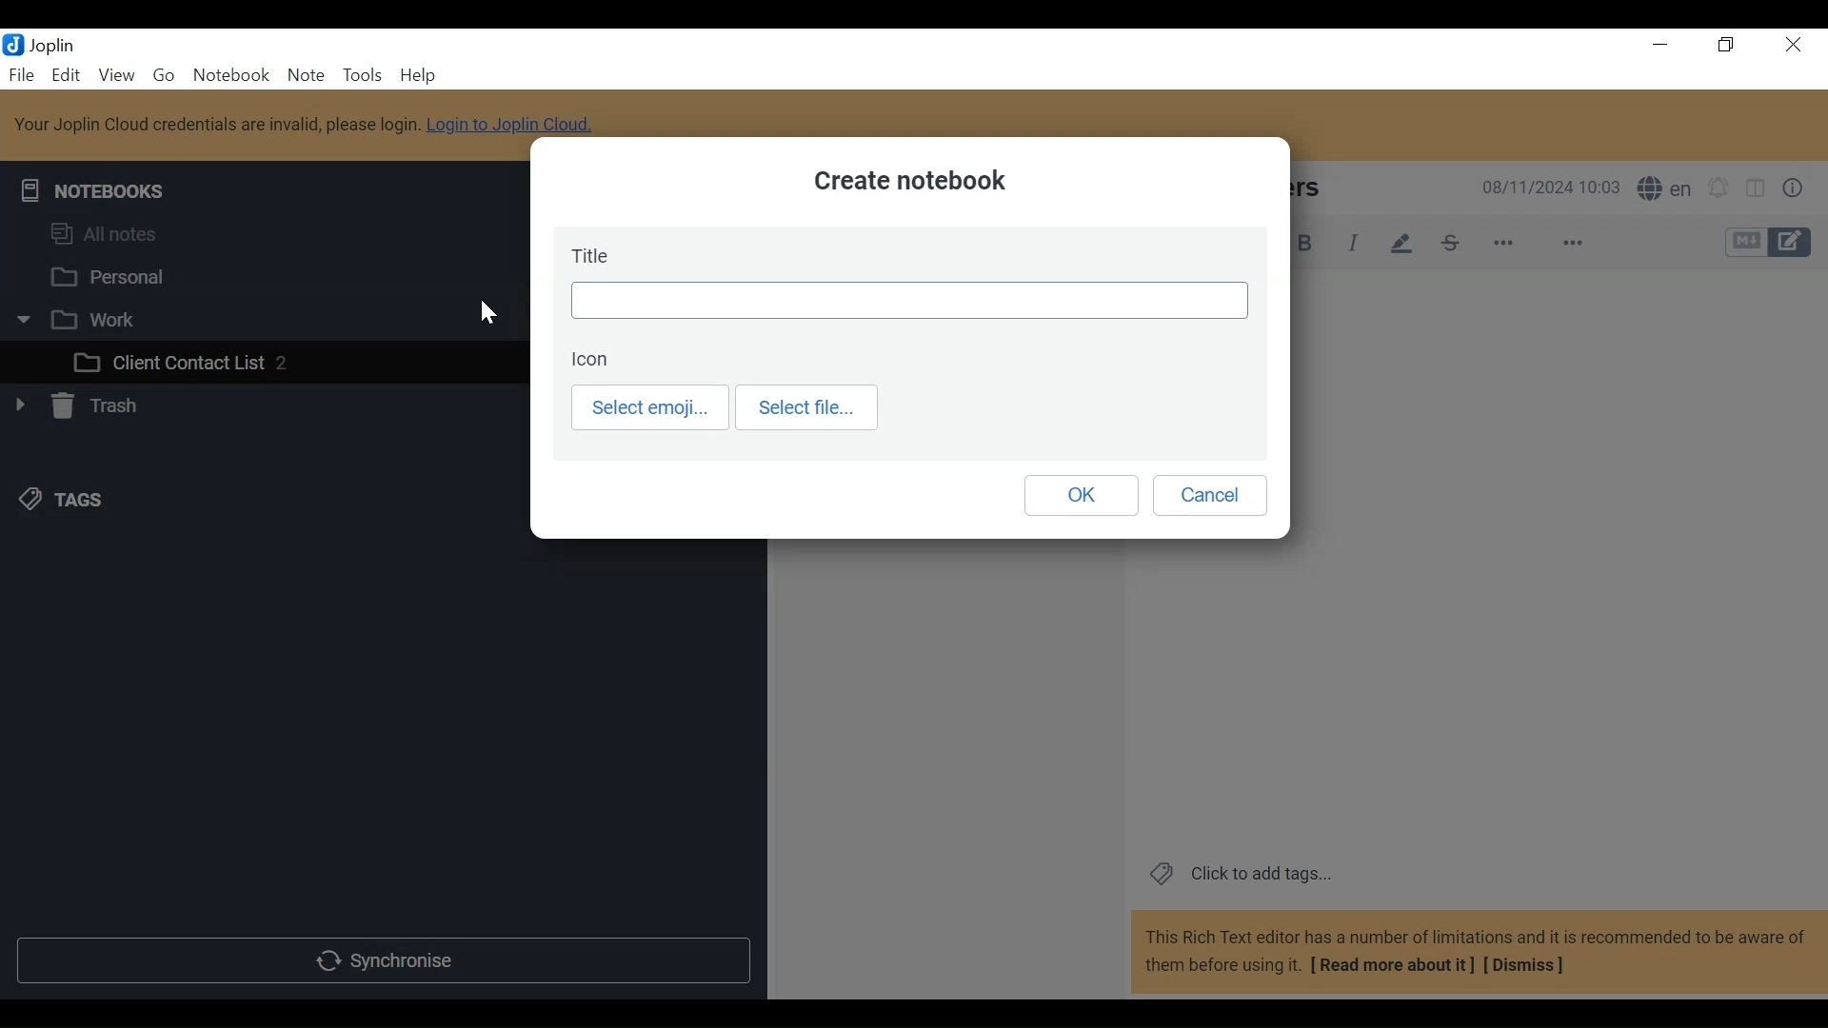 The image size is (1828, 1028). I want to click on Create notebook, so click(912, 183).